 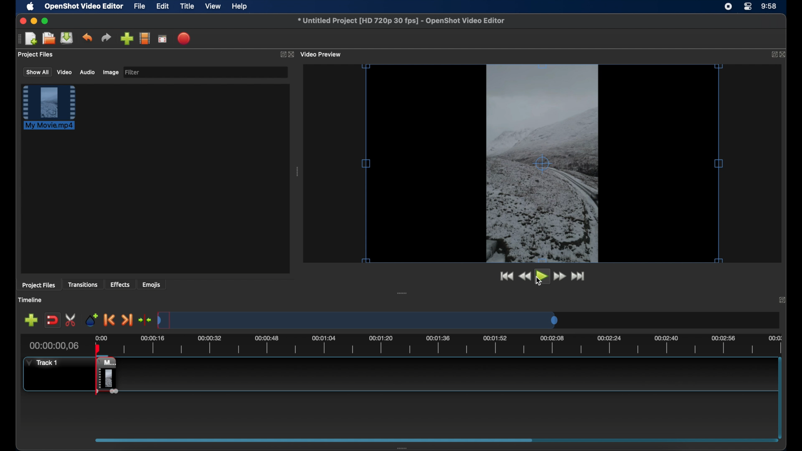 I want to click on previous marker, so click(x=109, y=320).